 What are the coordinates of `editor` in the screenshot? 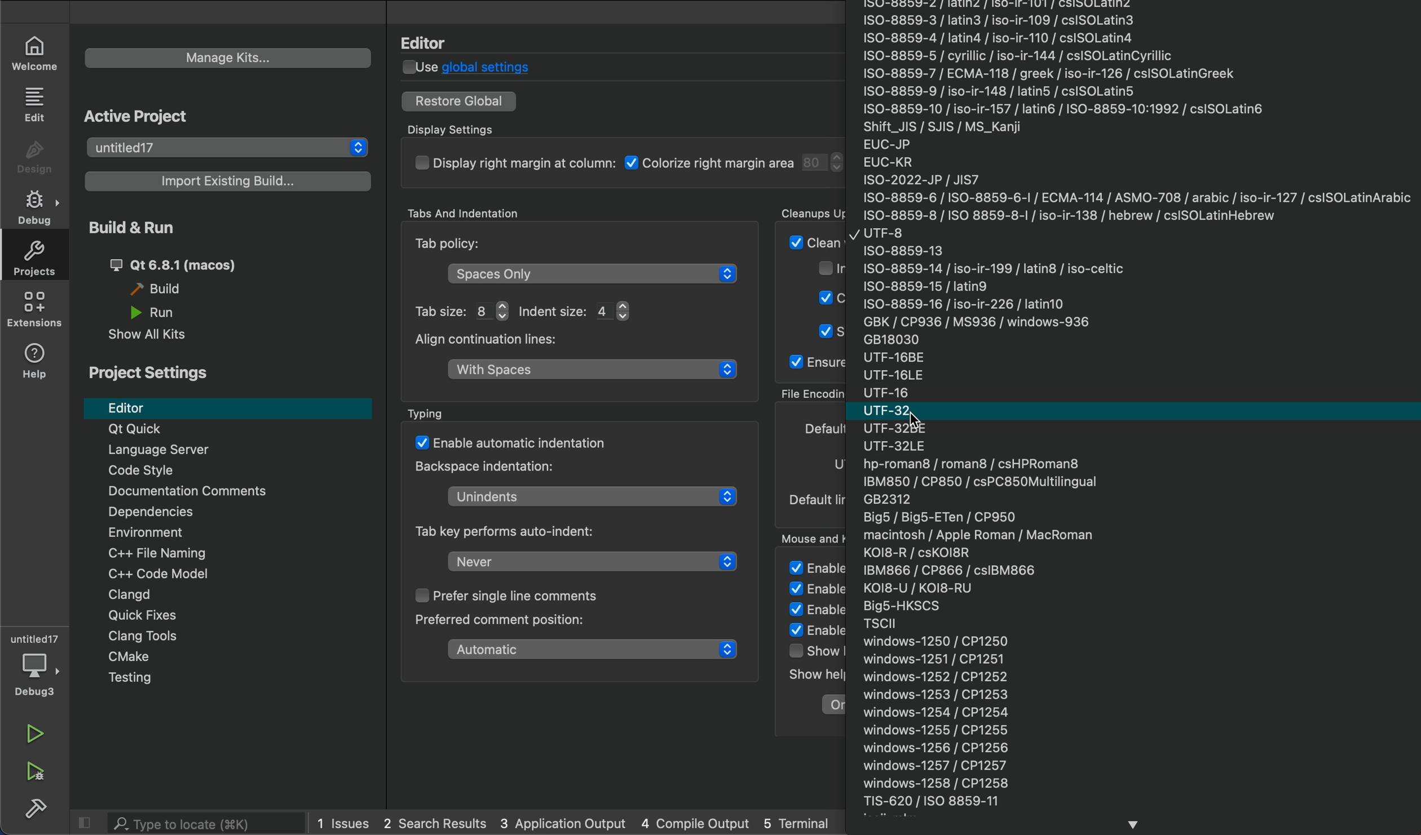 It's located at (230, 408).